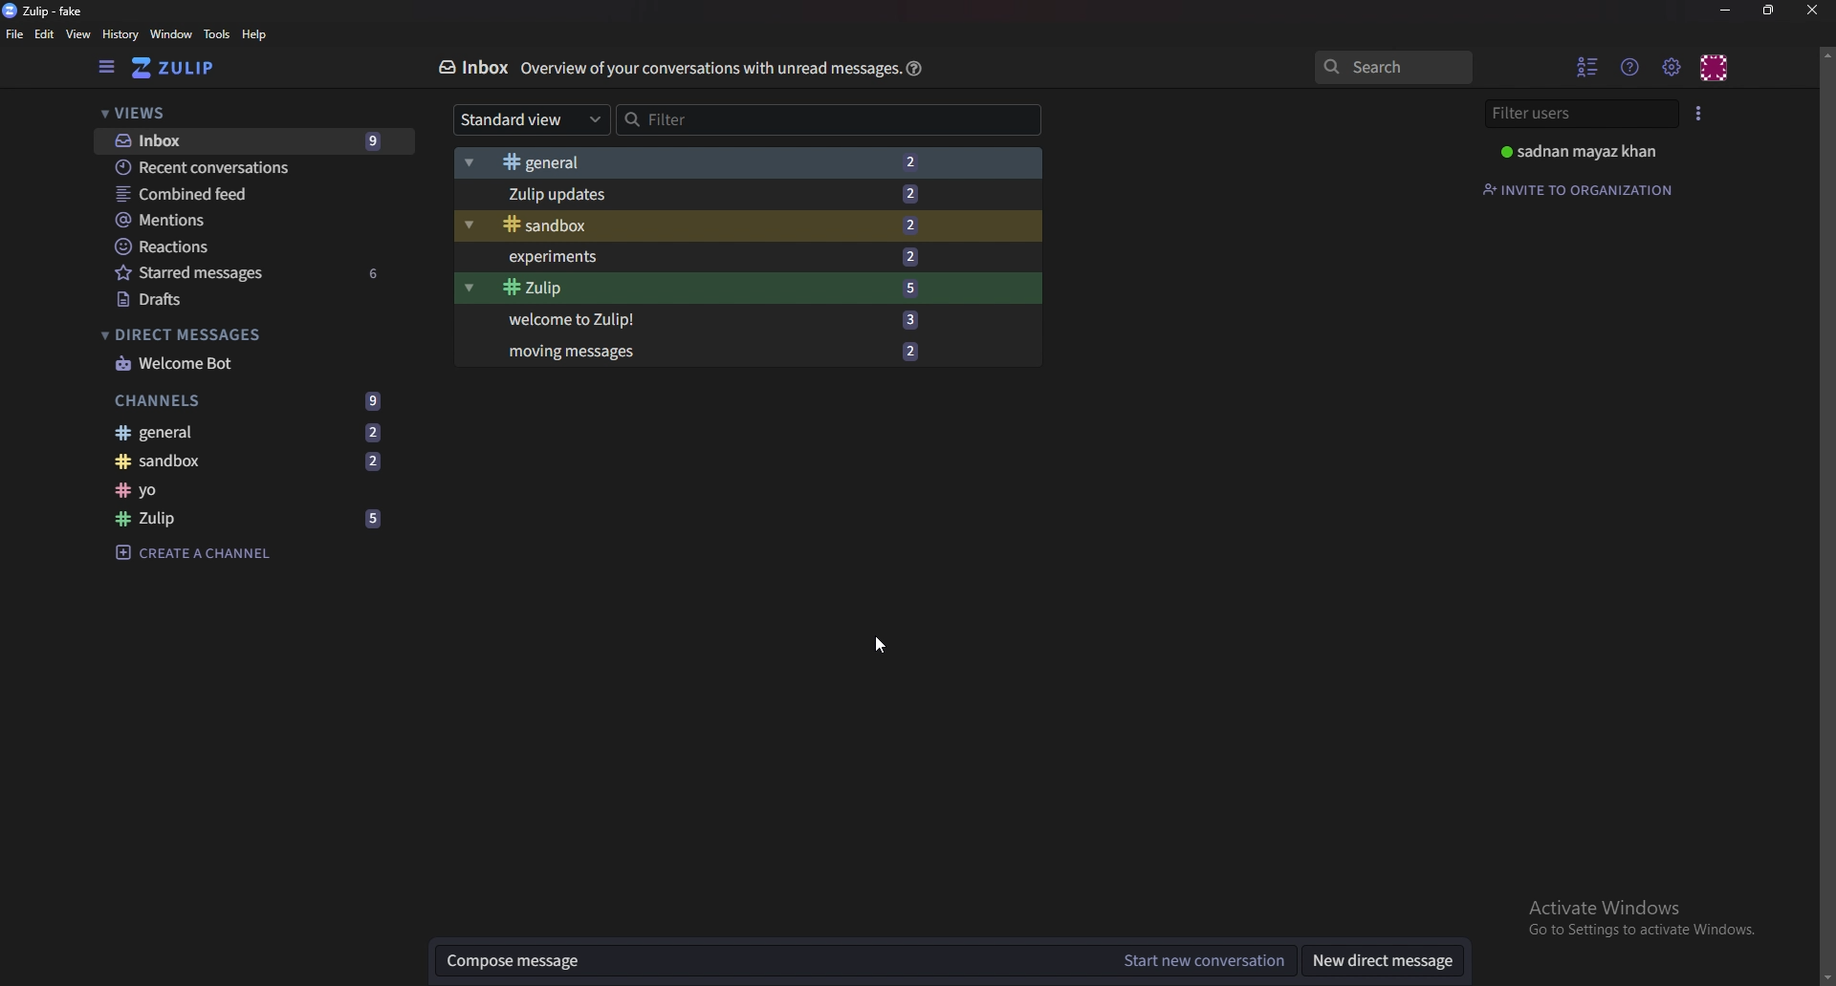 The height and width of the screenshot is (986, 1836). What do you see at coordinates (250, 461) in the screenshot?
I see `Sandbox` at bounding box center [250, 461].